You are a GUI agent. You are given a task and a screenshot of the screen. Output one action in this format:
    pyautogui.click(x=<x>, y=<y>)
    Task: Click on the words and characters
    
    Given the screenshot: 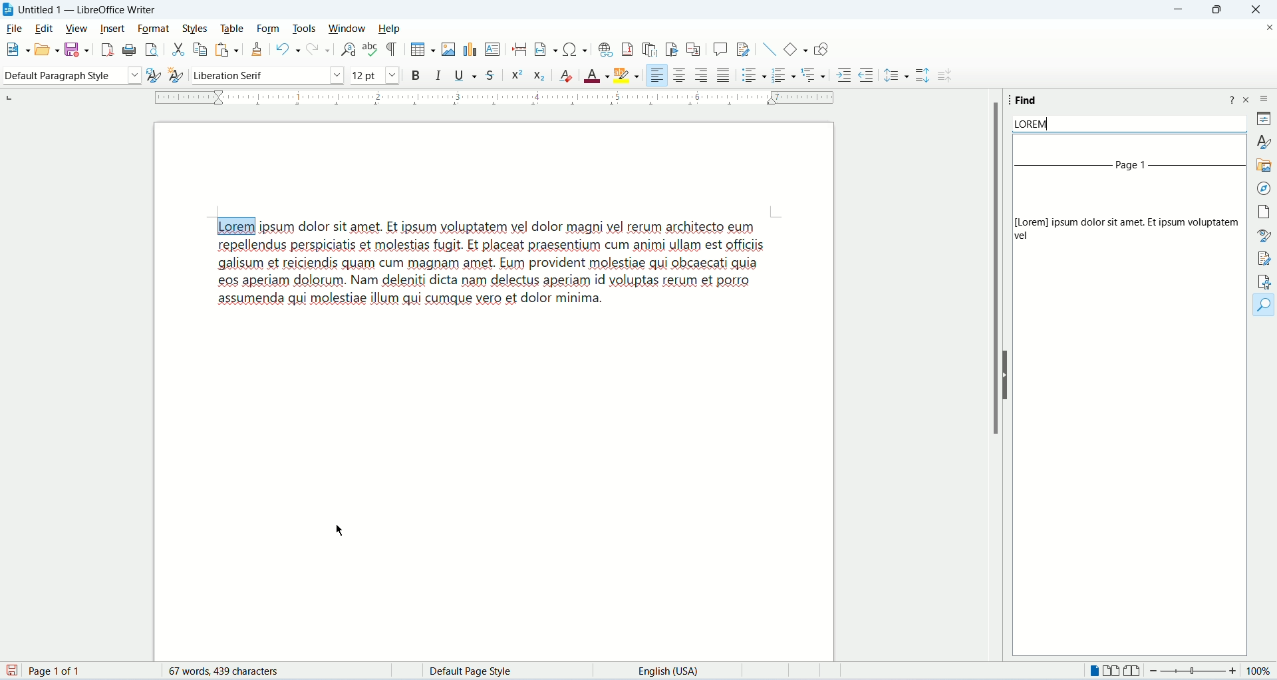 What is the action you would take?
    pyautogui.click(x=225, y=672)
    